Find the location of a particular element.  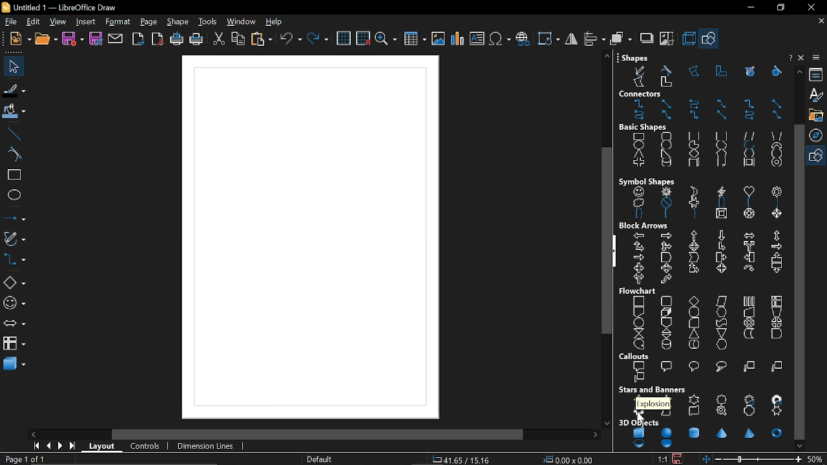

Insert chart is located at coordinates (457, 39).